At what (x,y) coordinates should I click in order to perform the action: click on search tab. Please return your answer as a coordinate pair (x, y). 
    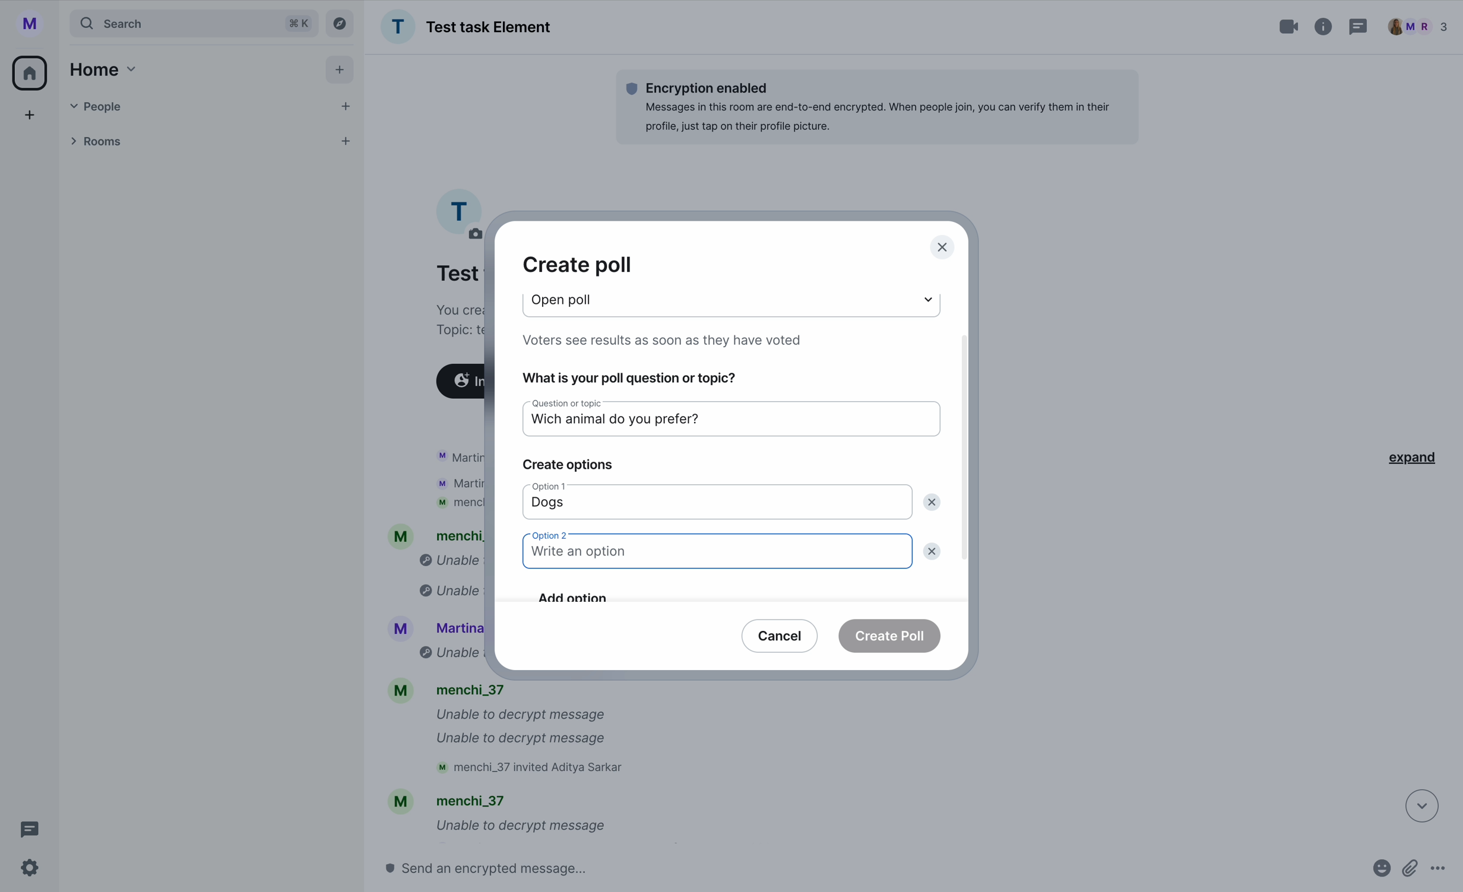
    Looking at the image, I should click on (193, 23).